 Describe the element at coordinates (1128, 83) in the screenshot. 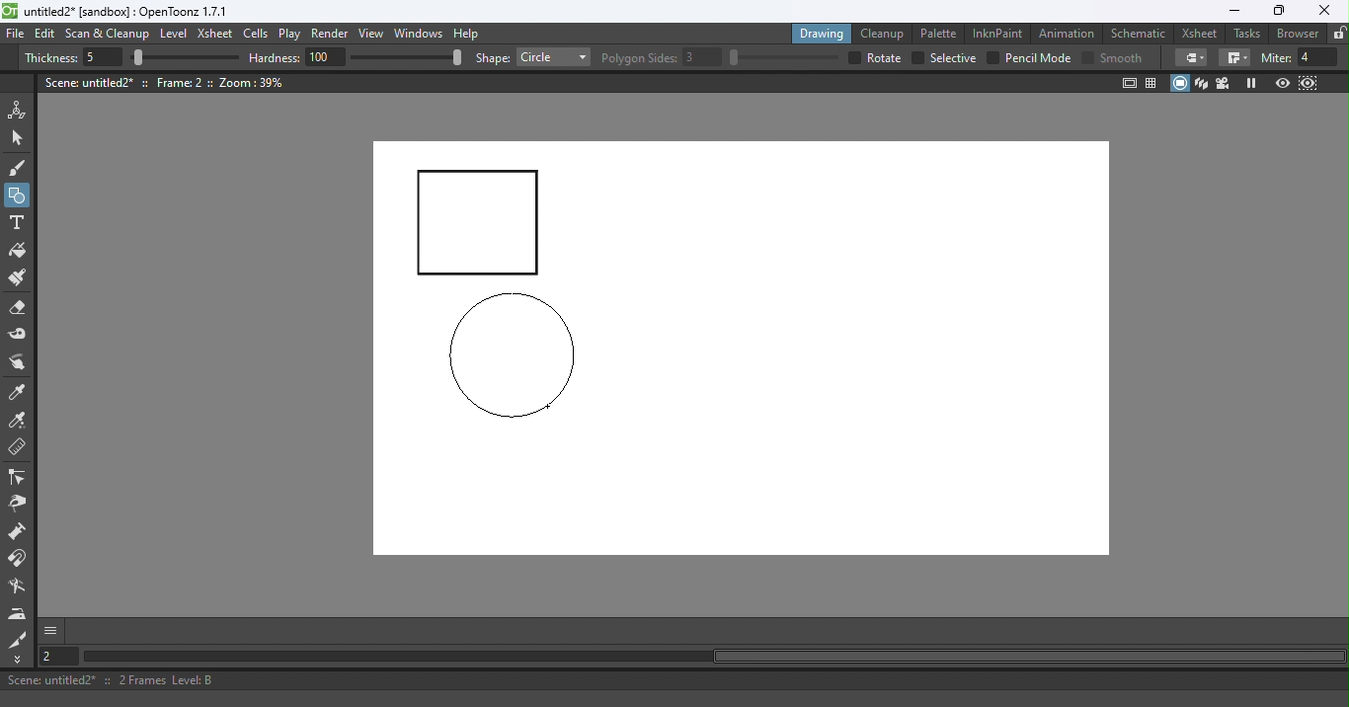

I see `Safe area` at that location.